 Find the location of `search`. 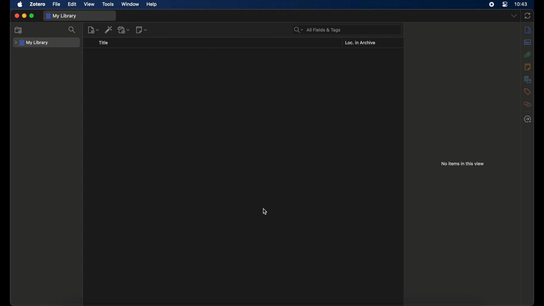

search is located at coordinates (73, 30).